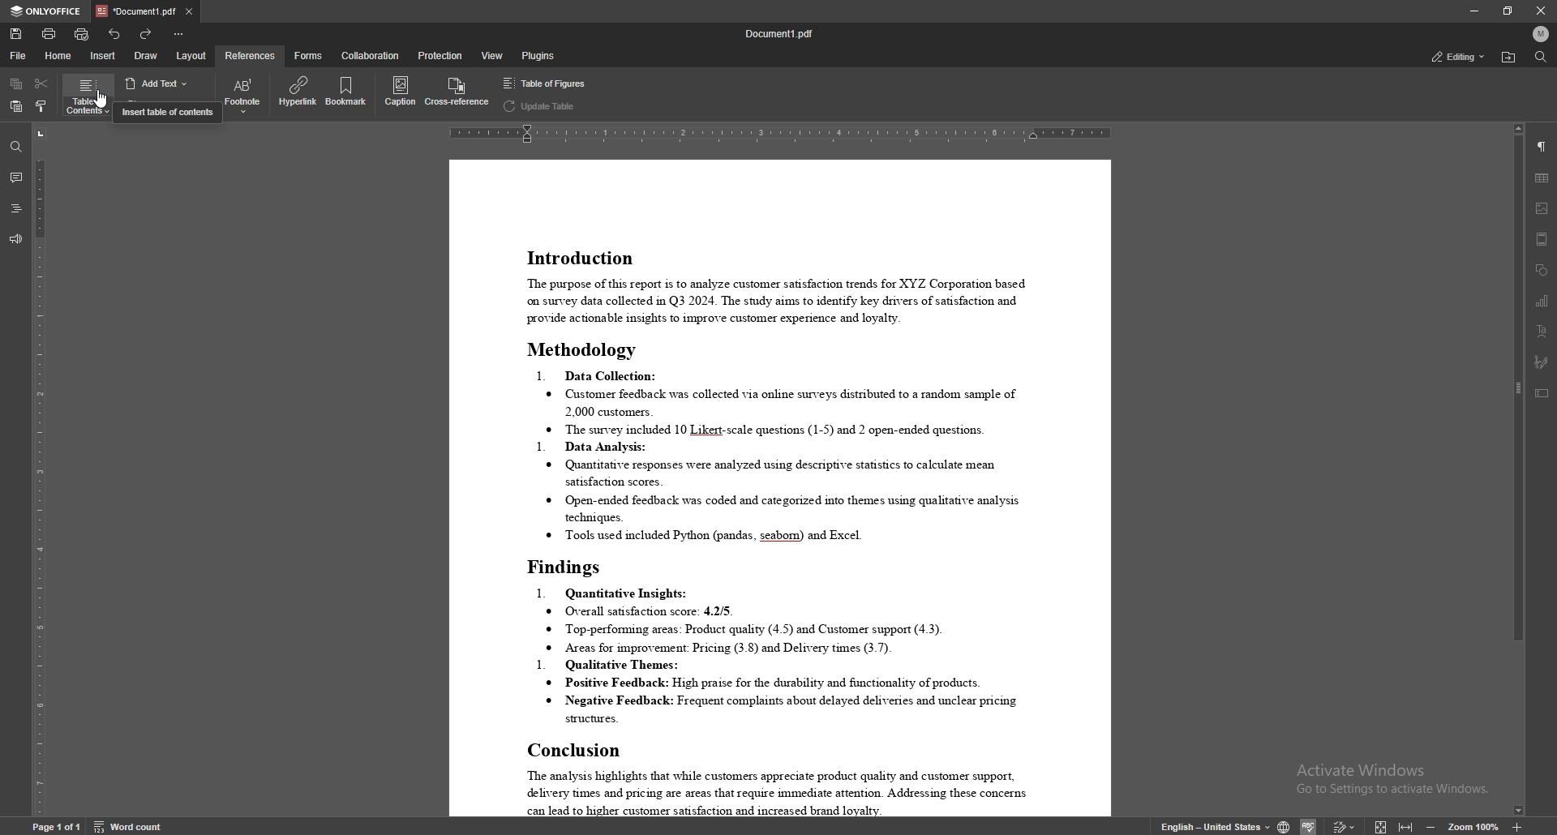 Image resolution: width=1557 pixels, height=835 pixels. Describe the element at coordinates (457, 94) in the screenshot. I see `cross reference` at that location.